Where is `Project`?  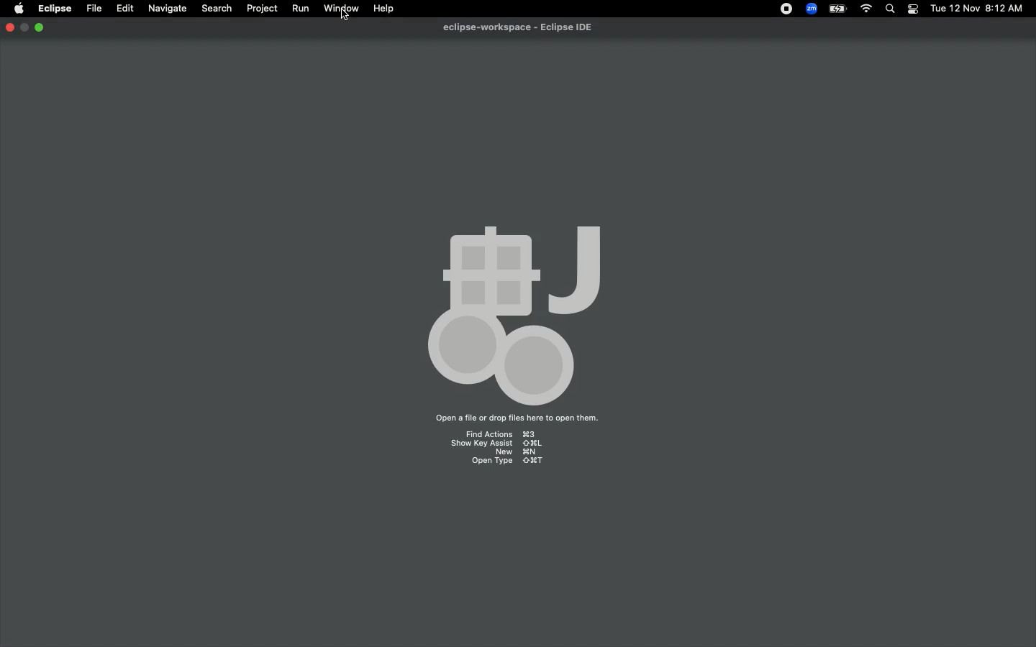 Project is located at coordinates (259, 9).